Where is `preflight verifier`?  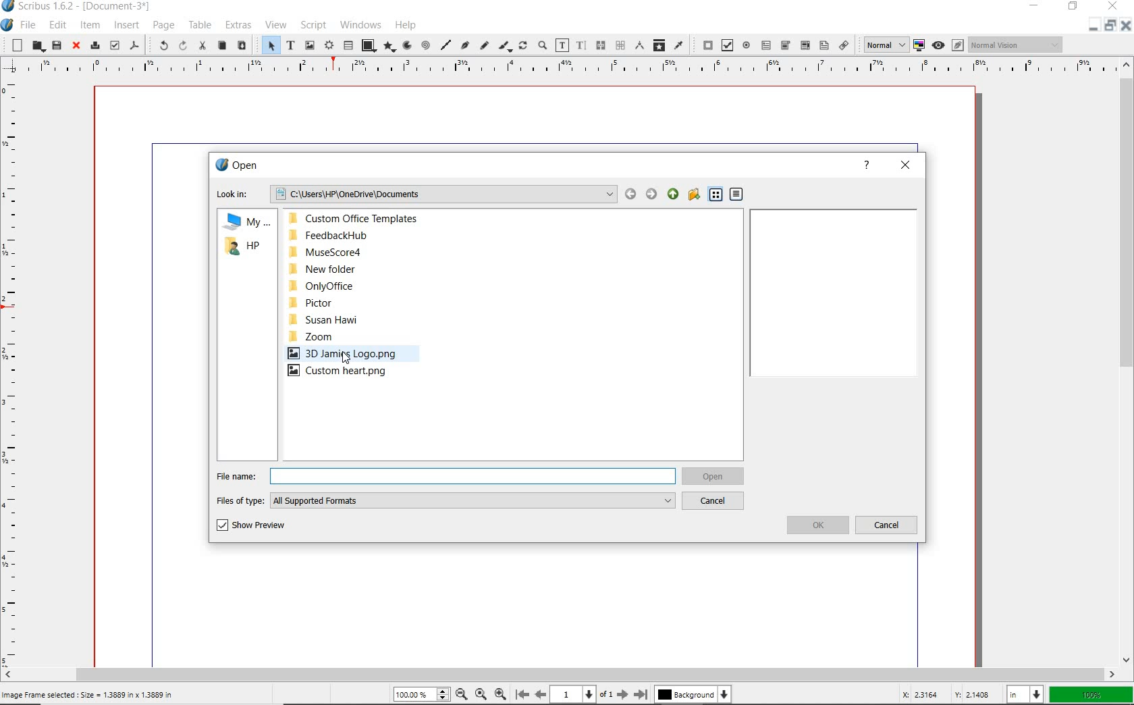 preflight verifier is located at coordinates (113, 45).